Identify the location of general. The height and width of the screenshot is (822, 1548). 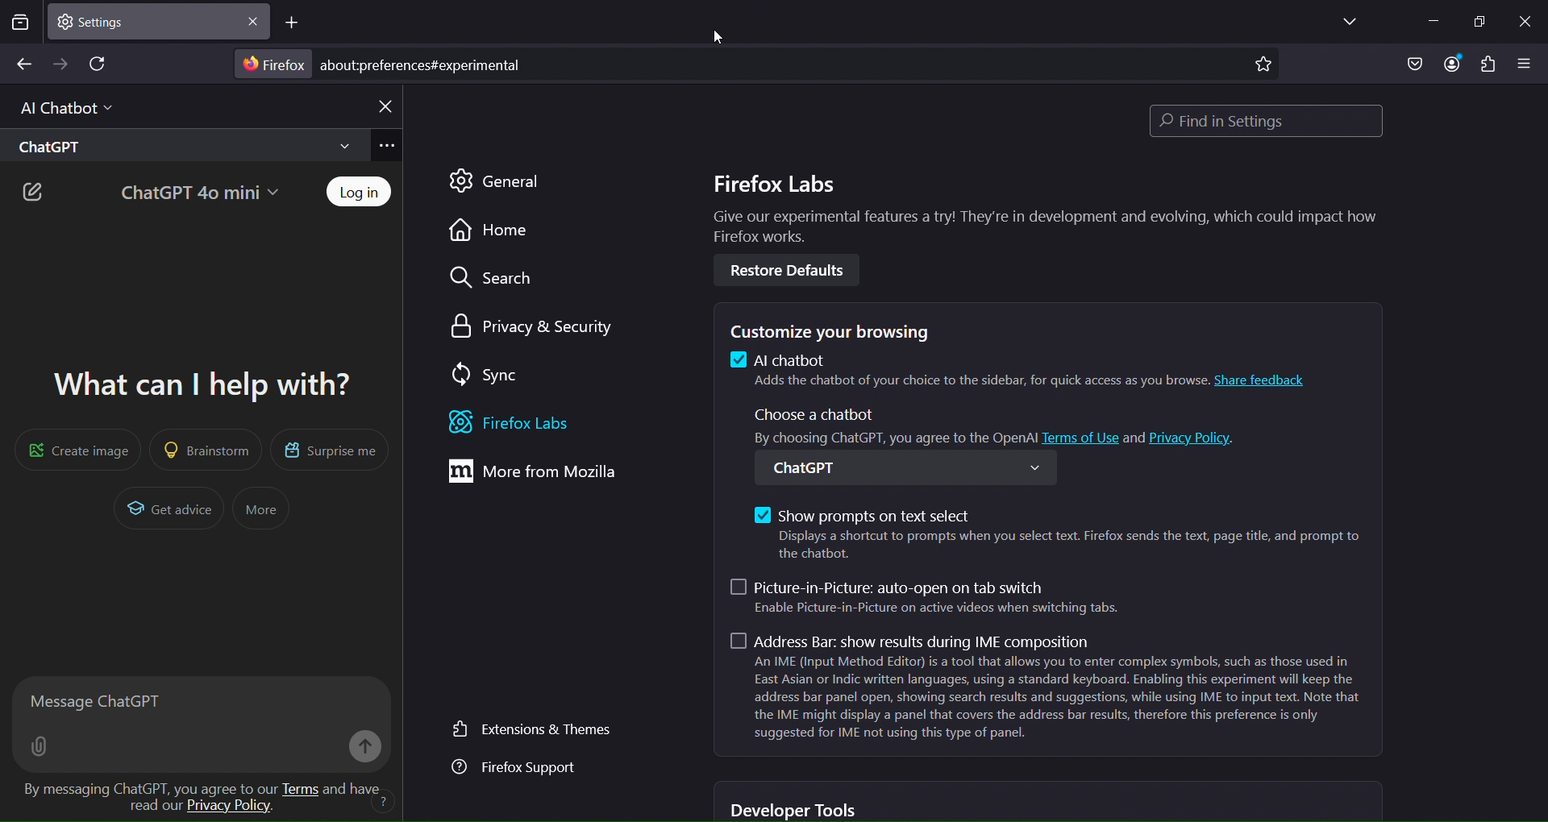
(506, 181).